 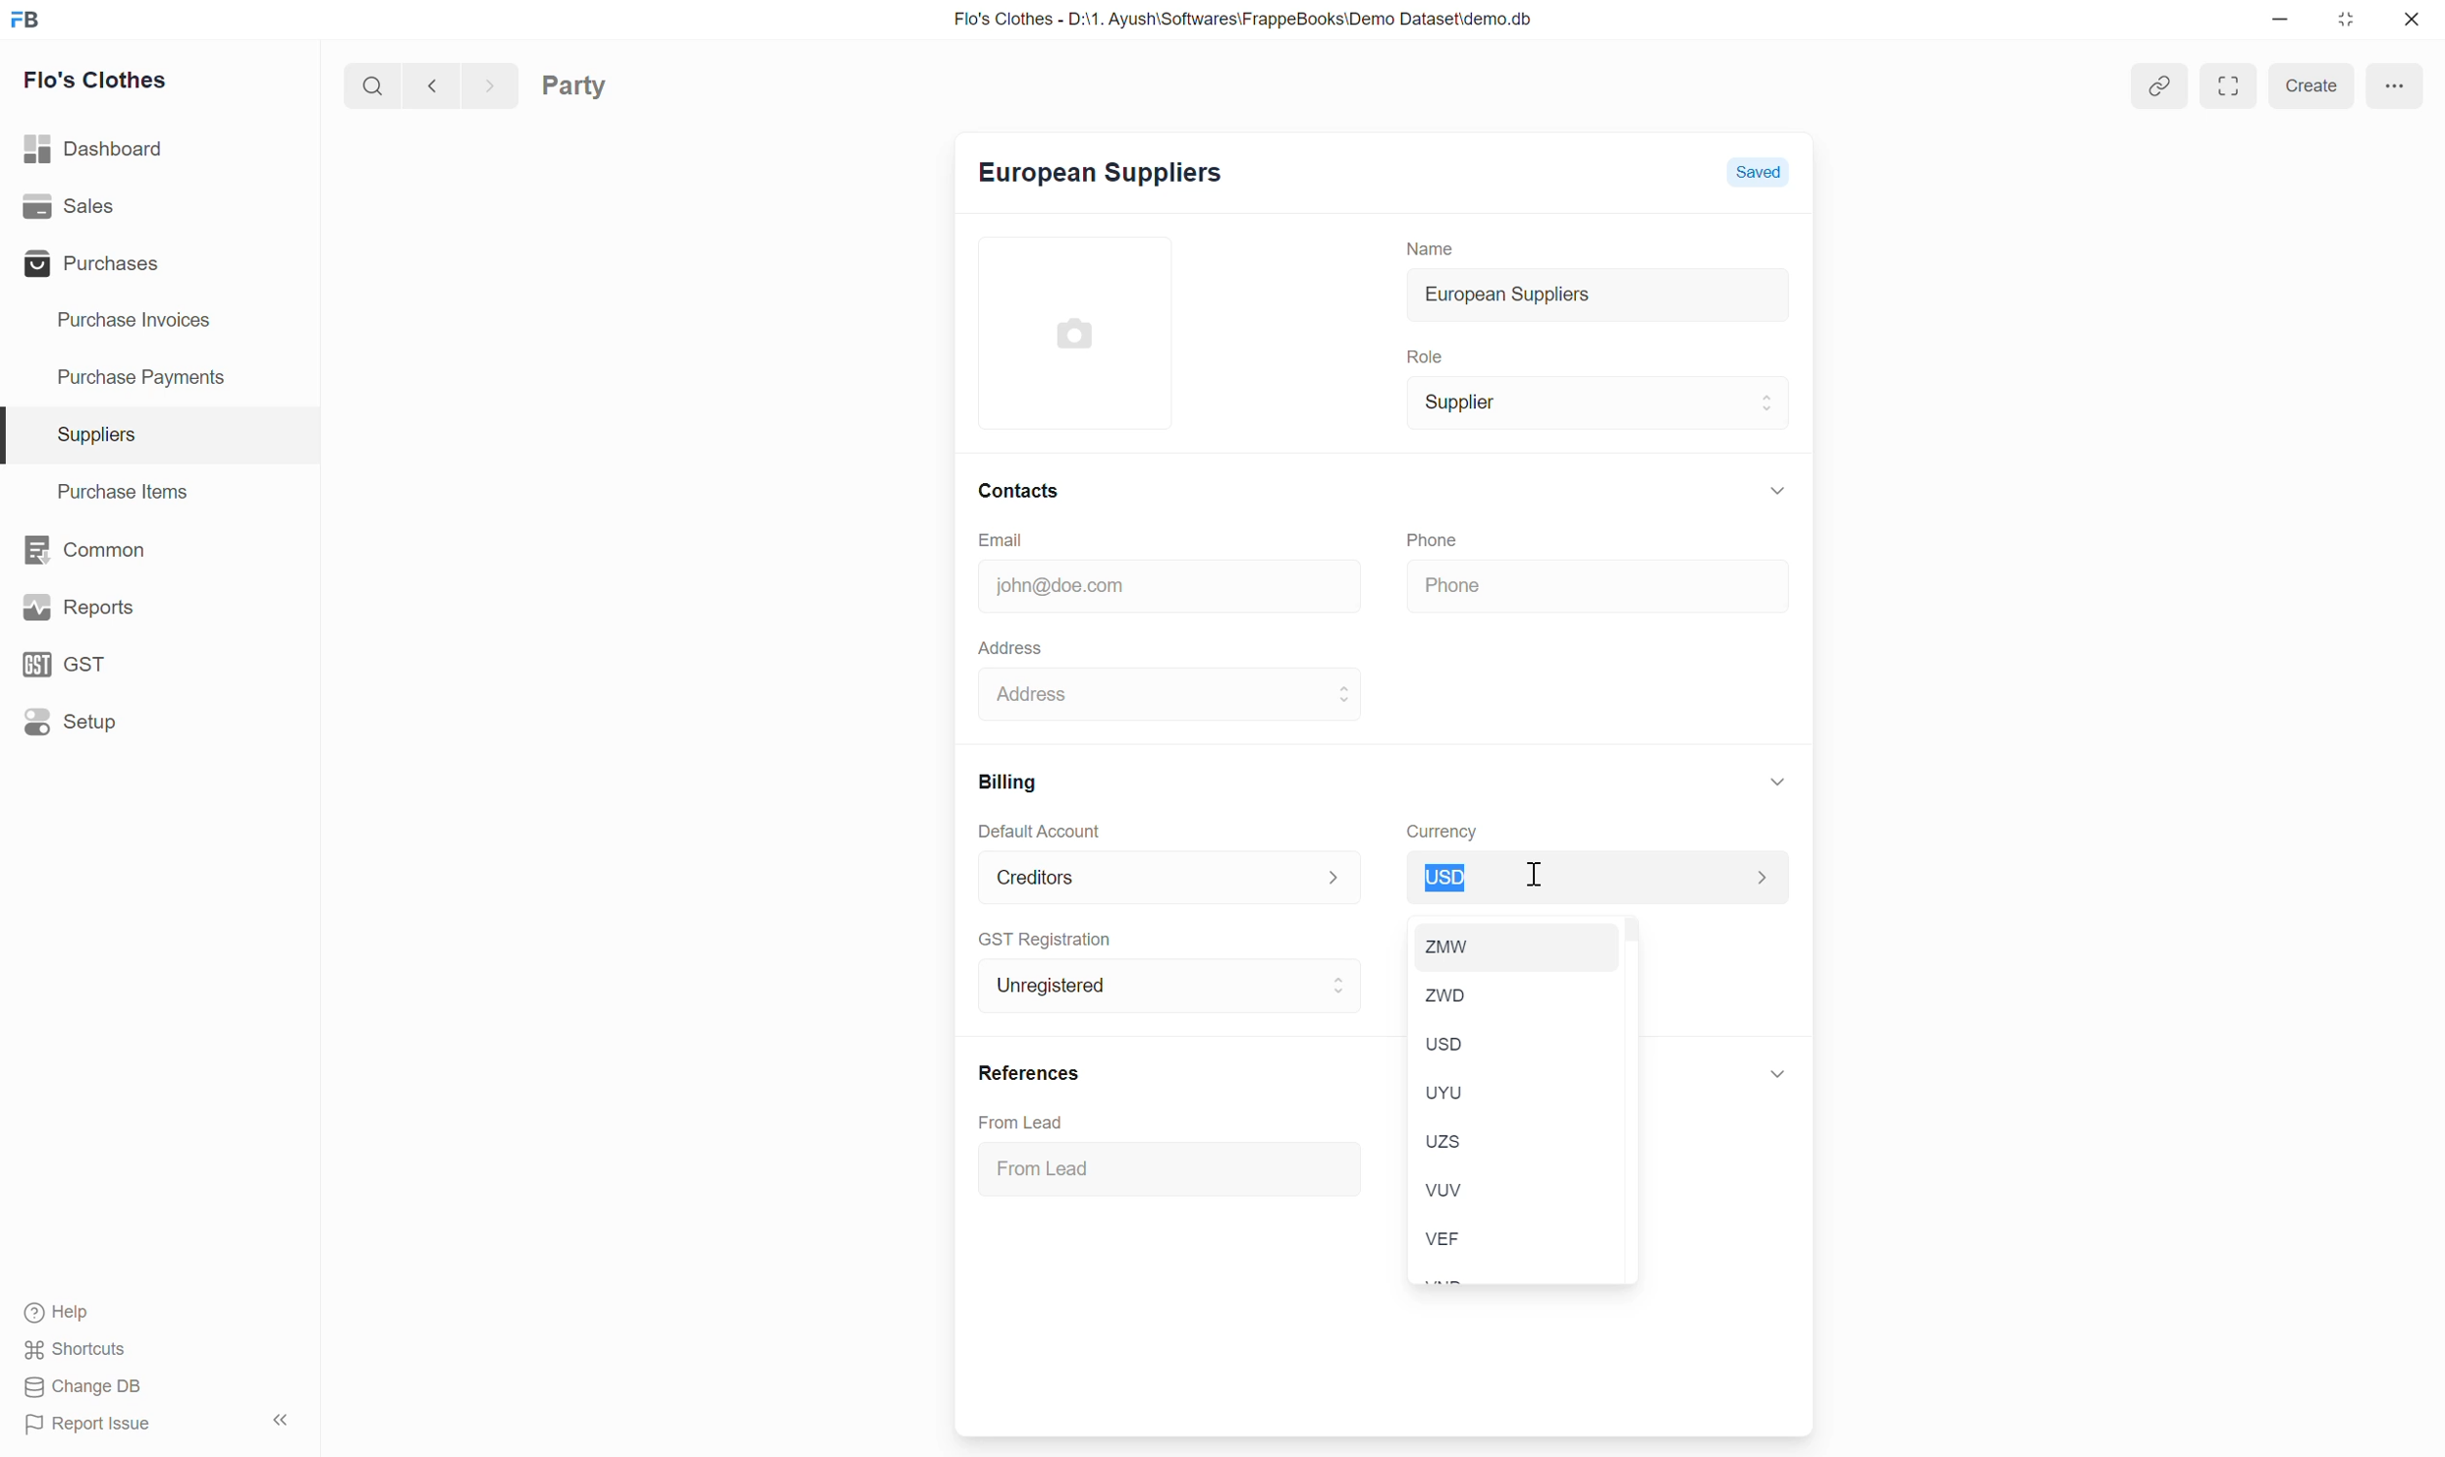 I want to click on Purchase Invoices, so click(x=128, y=313).